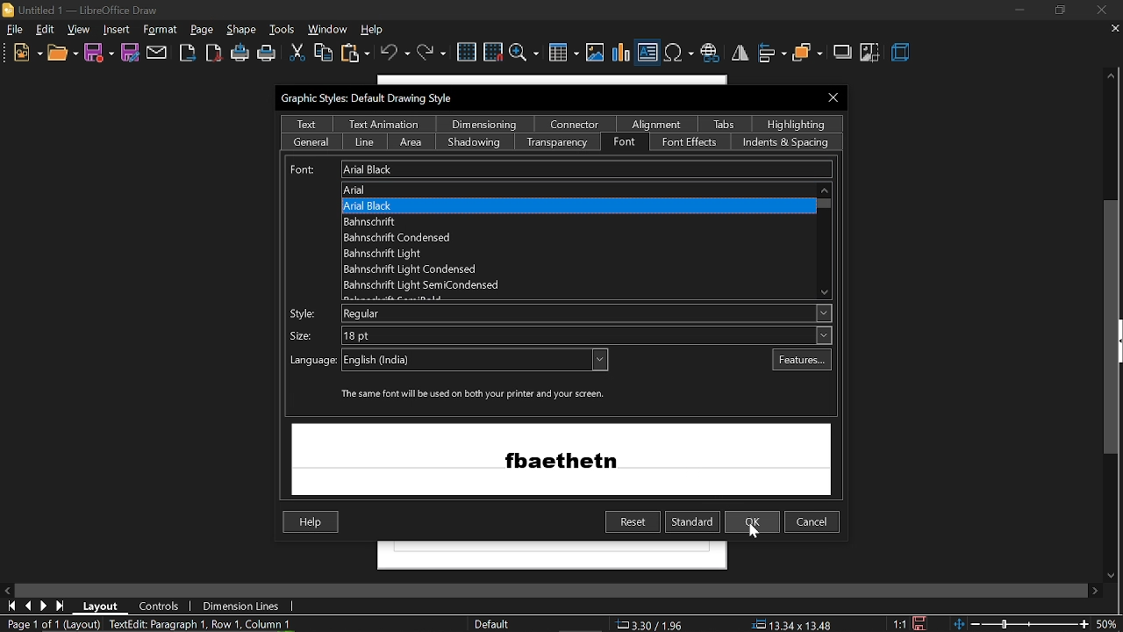 The width and height of the screenshot is (1123, 632). I want to click on Help, so click(309, 521).